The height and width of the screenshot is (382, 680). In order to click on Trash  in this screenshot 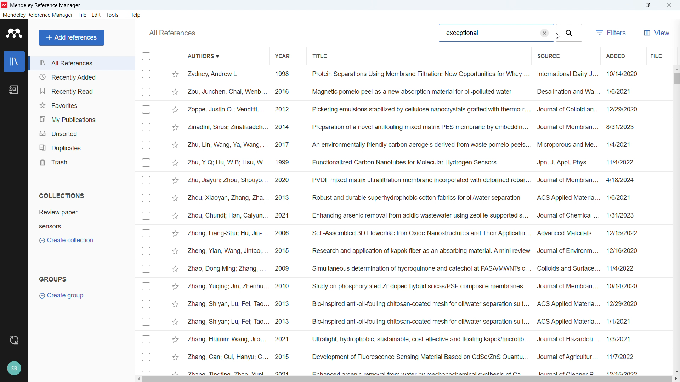, I will do `click(81, 161)`.